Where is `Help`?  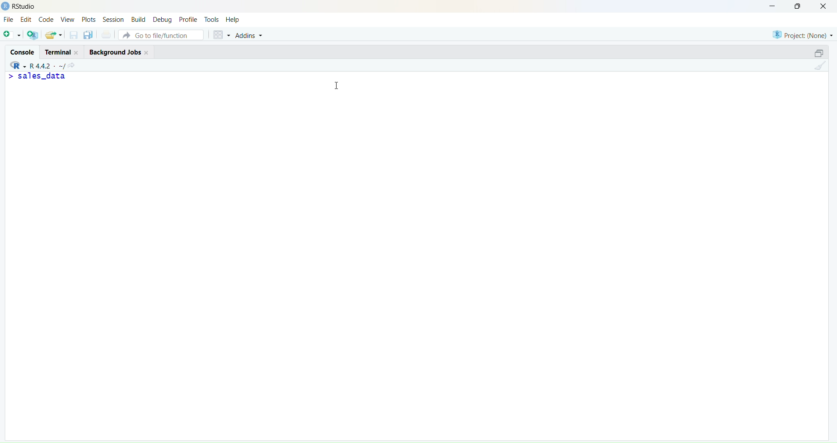
Help is located at coordinates (234, 20).